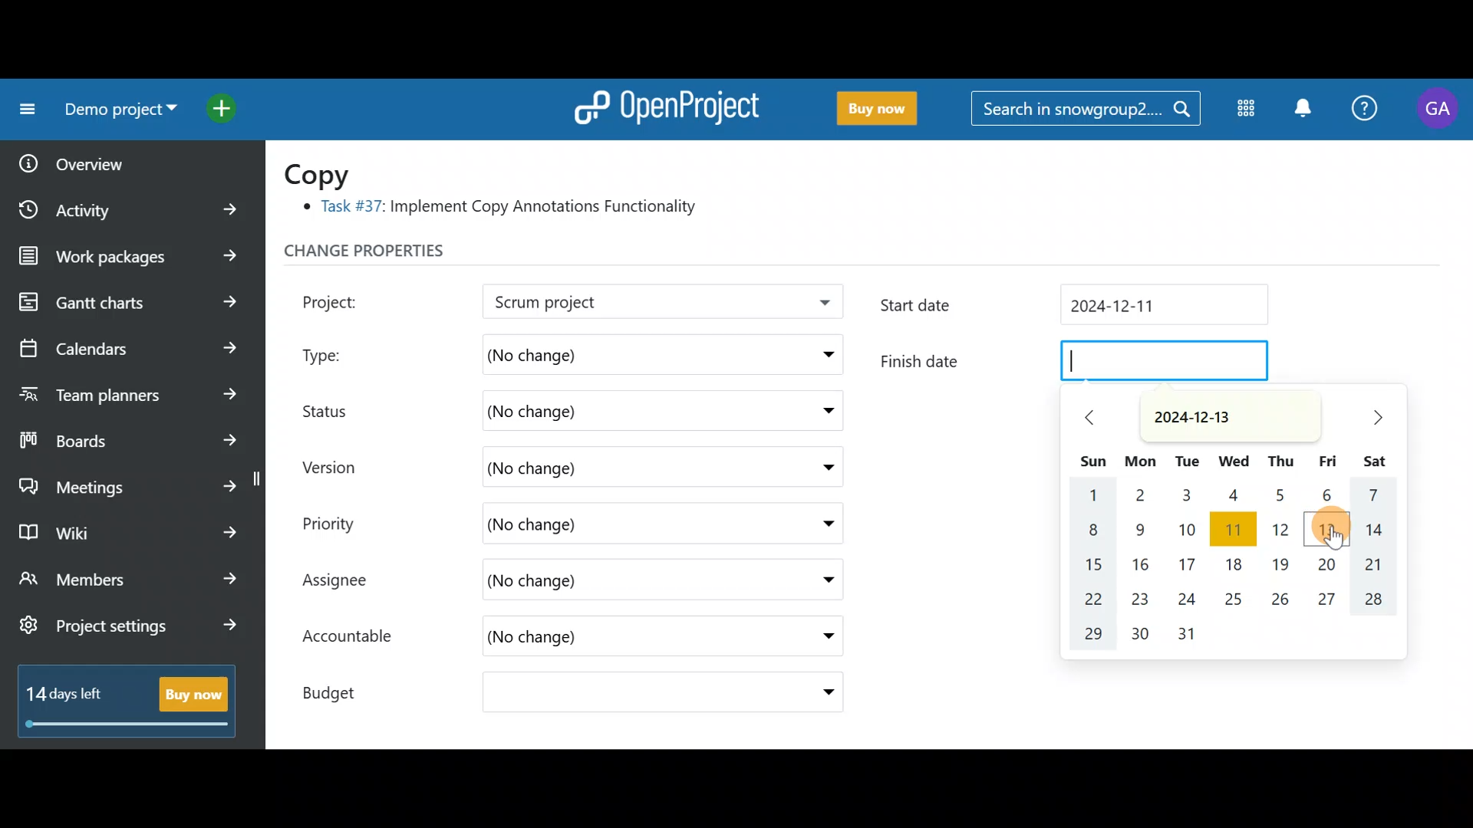 Image resolution: width=1473 pixels, height=828 pixels. I want to click on Team planners, so click(125, 389).